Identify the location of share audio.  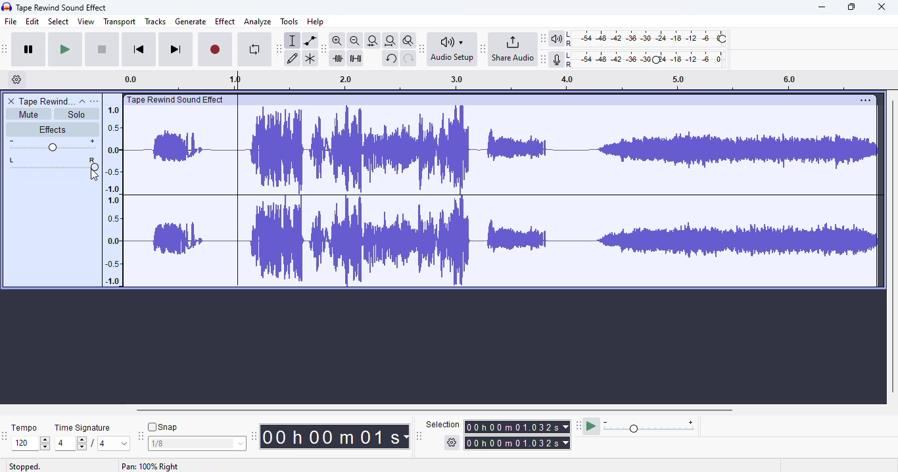
(512, 48).